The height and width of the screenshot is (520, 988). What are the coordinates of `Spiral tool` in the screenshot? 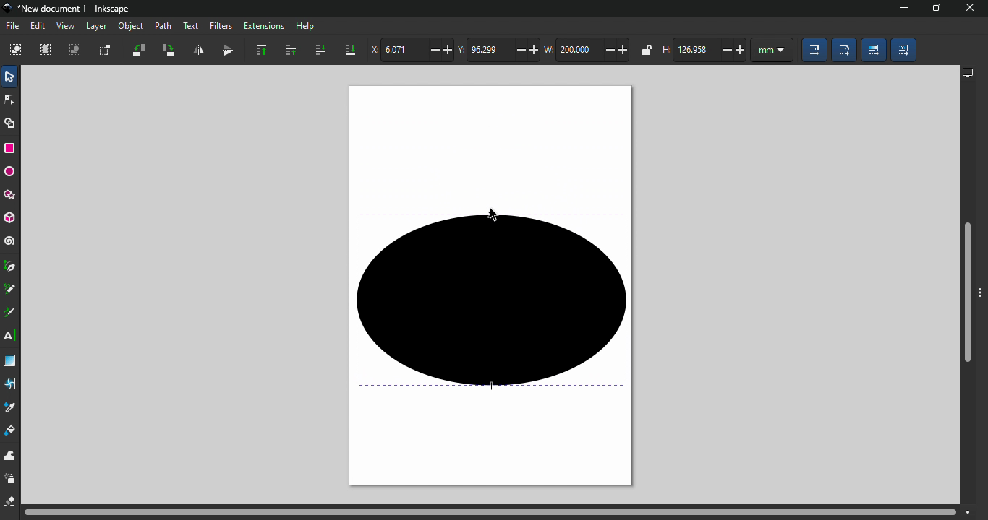 It's located at (11, 241).